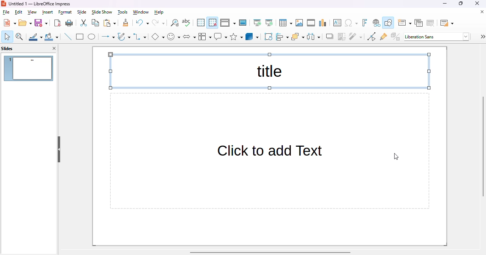 The height and width of the screenshot is (255, 486). I want to click on select at least three objects to distribute, so click(313, 37).